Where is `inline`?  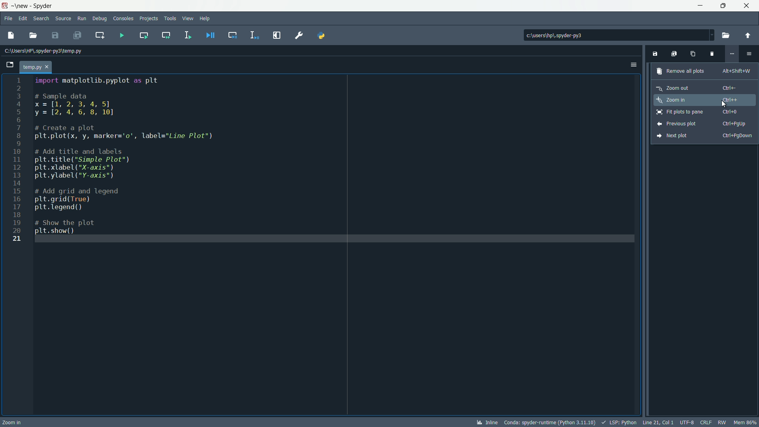 inline is located at coordinates (487, 422).